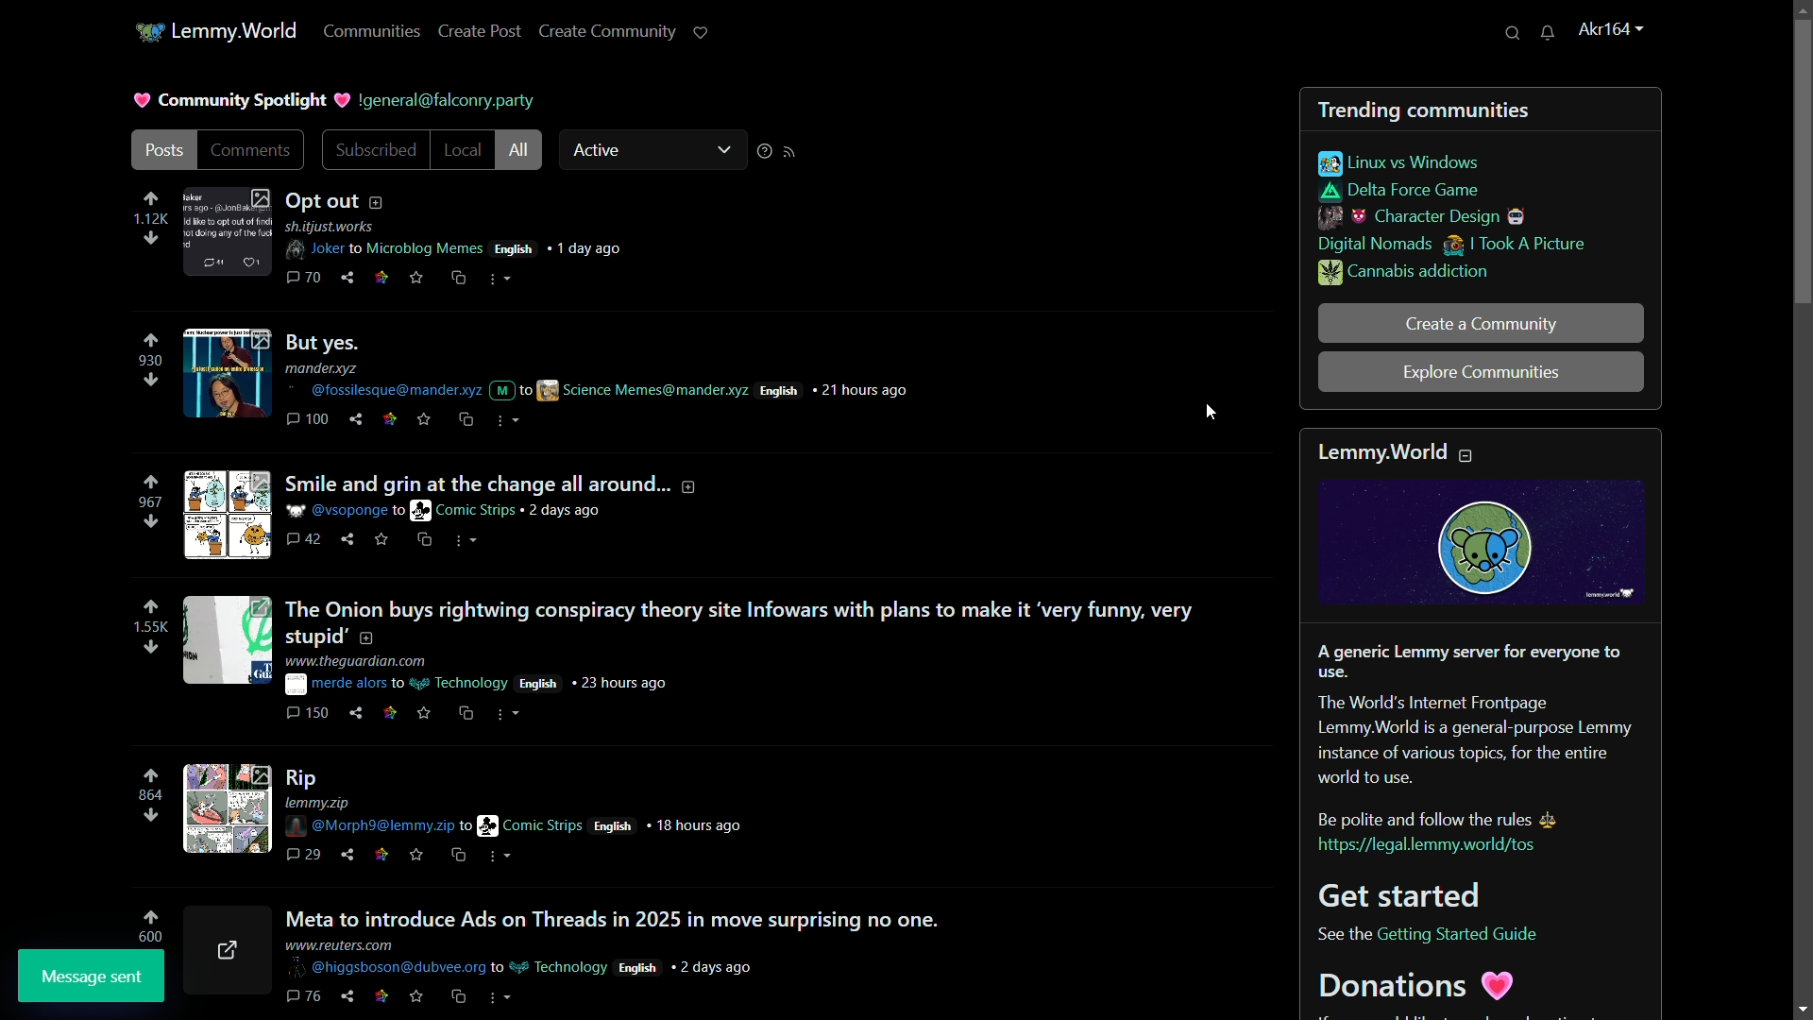  Describe the element at coordinates (421, 416) in the screenshot. I see `save` at that location.